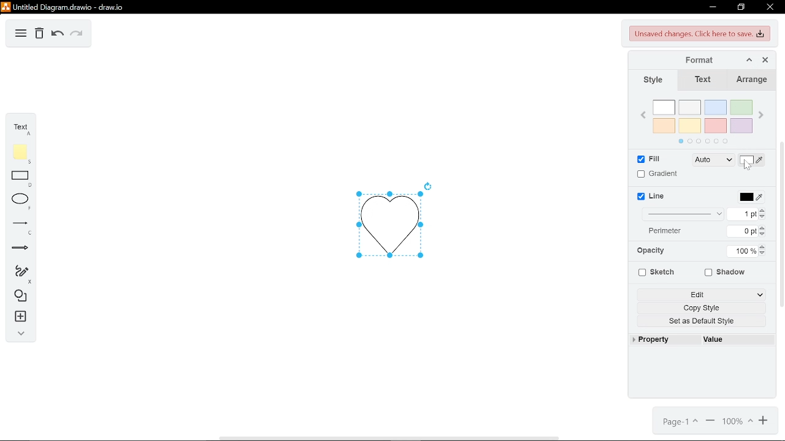  I want to click on lines, so click(20, 227).